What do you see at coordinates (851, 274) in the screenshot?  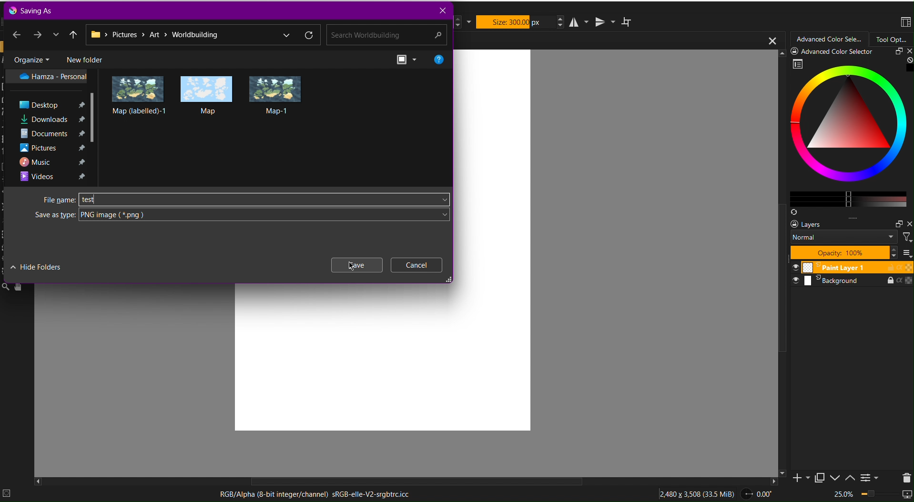 I see `Slides` at bounding box center [851, 274].